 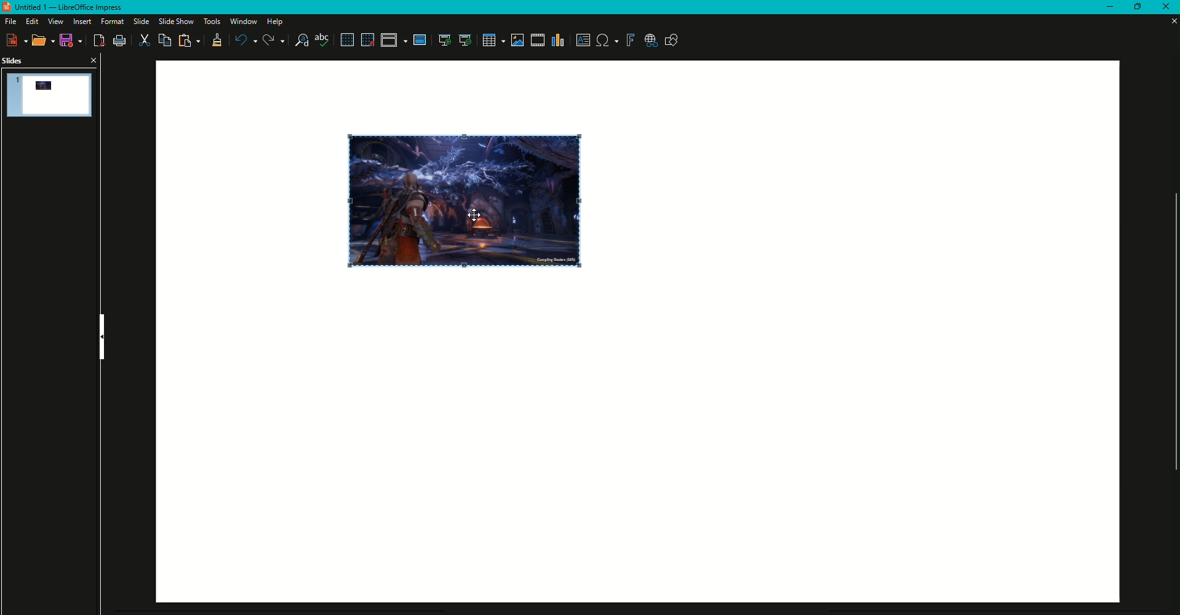 What do you see at coordinates (323, 41) in the screenshot?
I see `Spelling` at bounding box center [323, 41].